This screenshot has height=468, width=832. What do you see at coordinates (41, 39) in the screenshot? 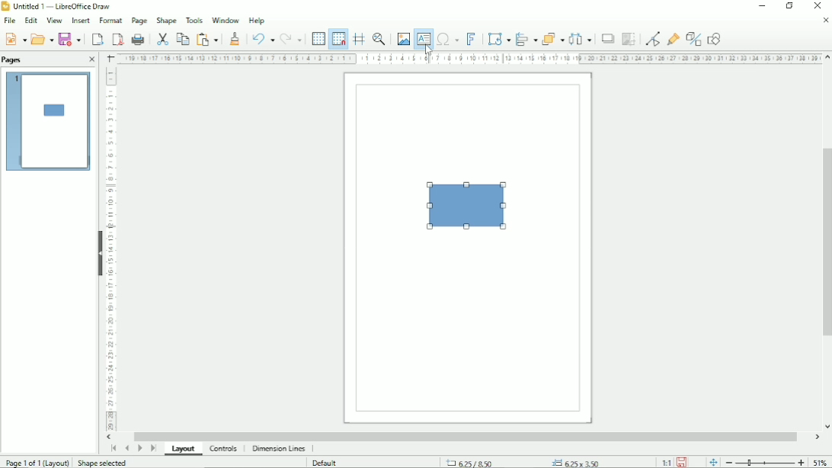
I see `Open` at bounding box center [41, 39].